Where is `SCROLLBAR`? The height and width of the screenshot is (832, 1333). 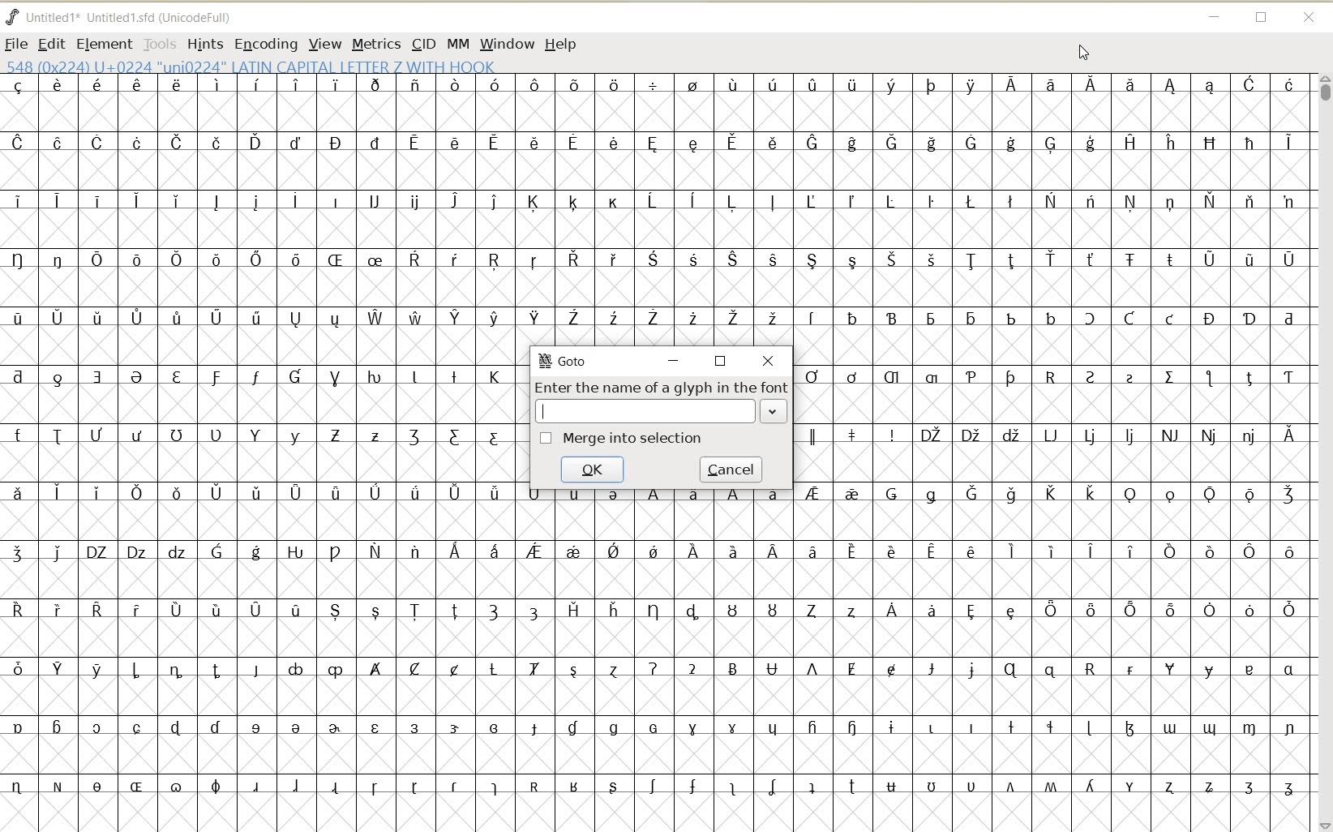 SCROLLBAR is located at coordinates (1323, 452).